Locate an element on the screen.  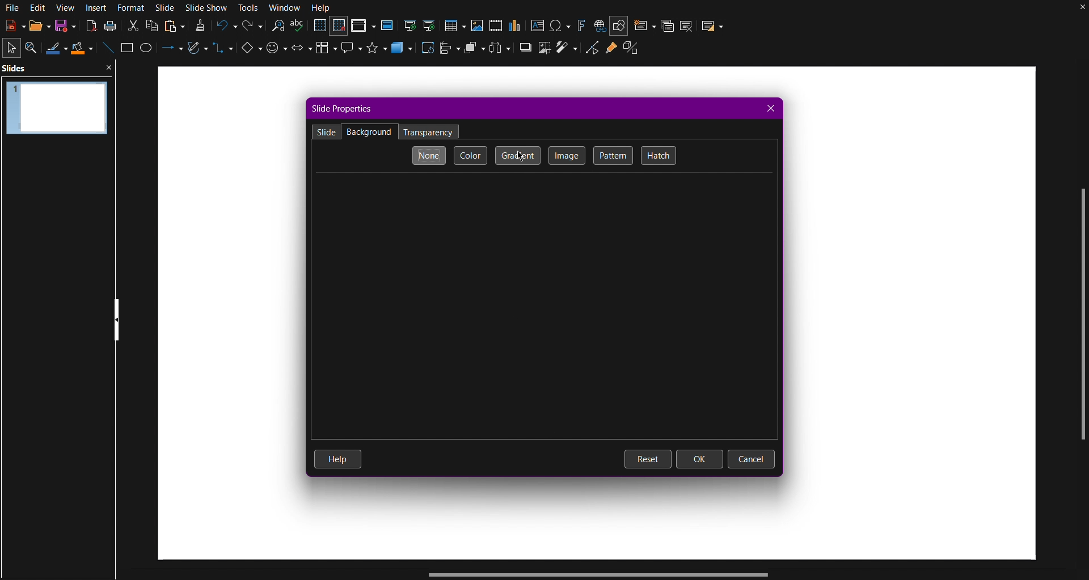
Paste is located at coordinates (174, 25).